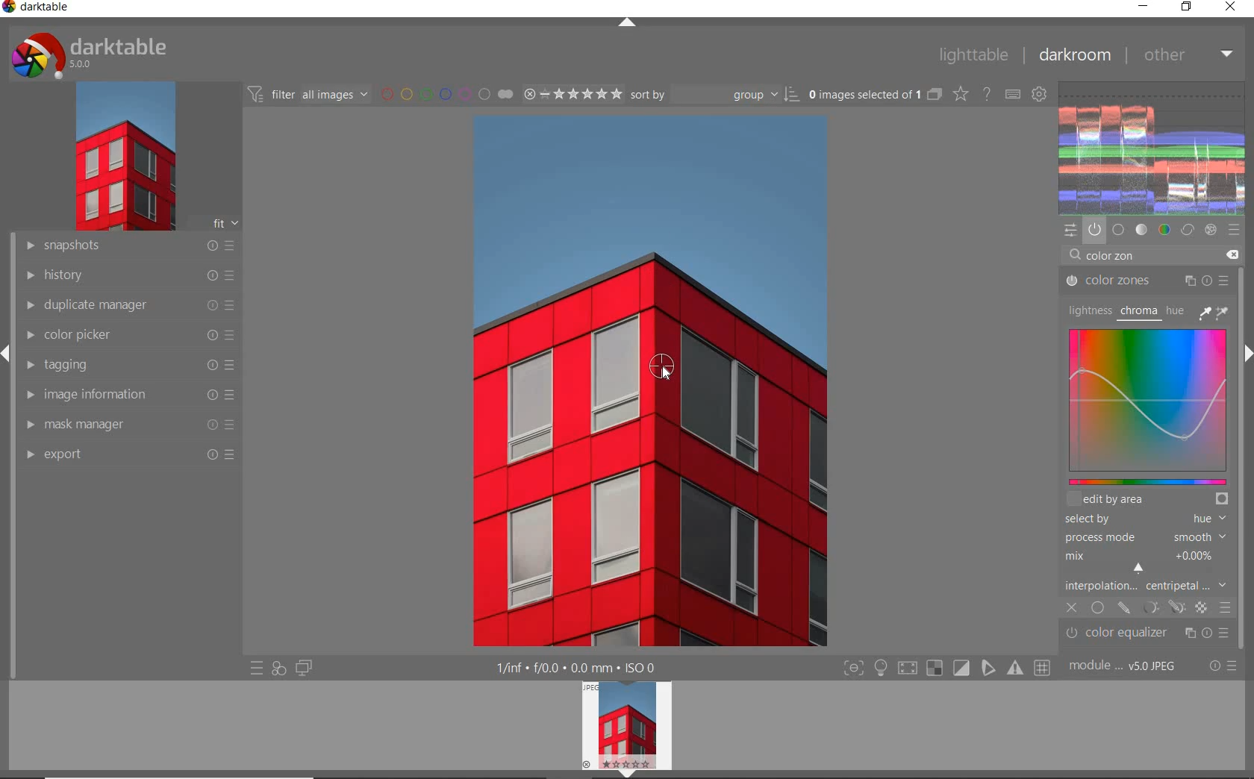 Image resolution: width=1254 pixels, height=779 pixels. What do you see at coordinates (127, 248) in the screenshot?
I see `snapshots` at bounding box center [127, 248].